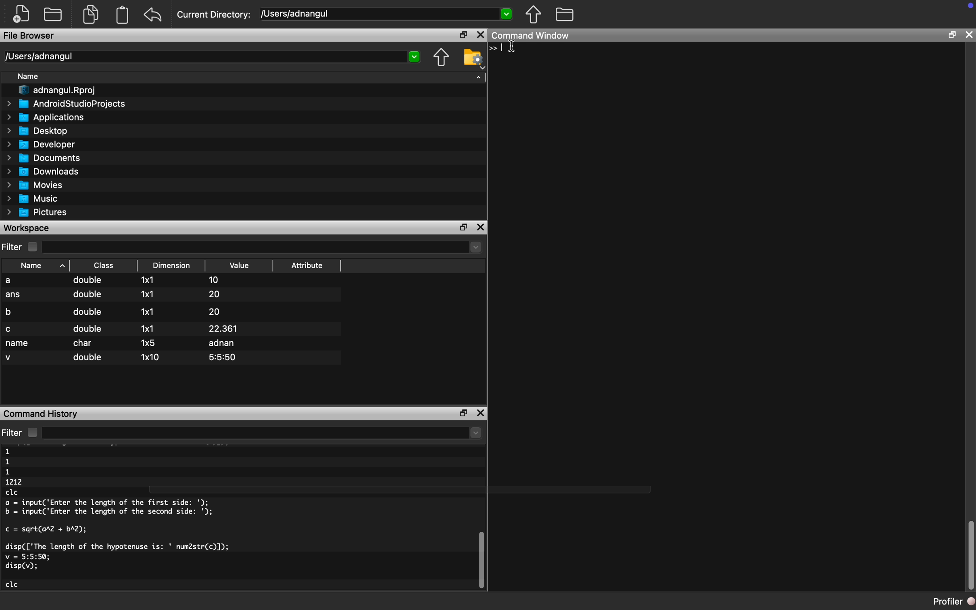  I want to click on AndroidStudioProjects, so click(67, 104).